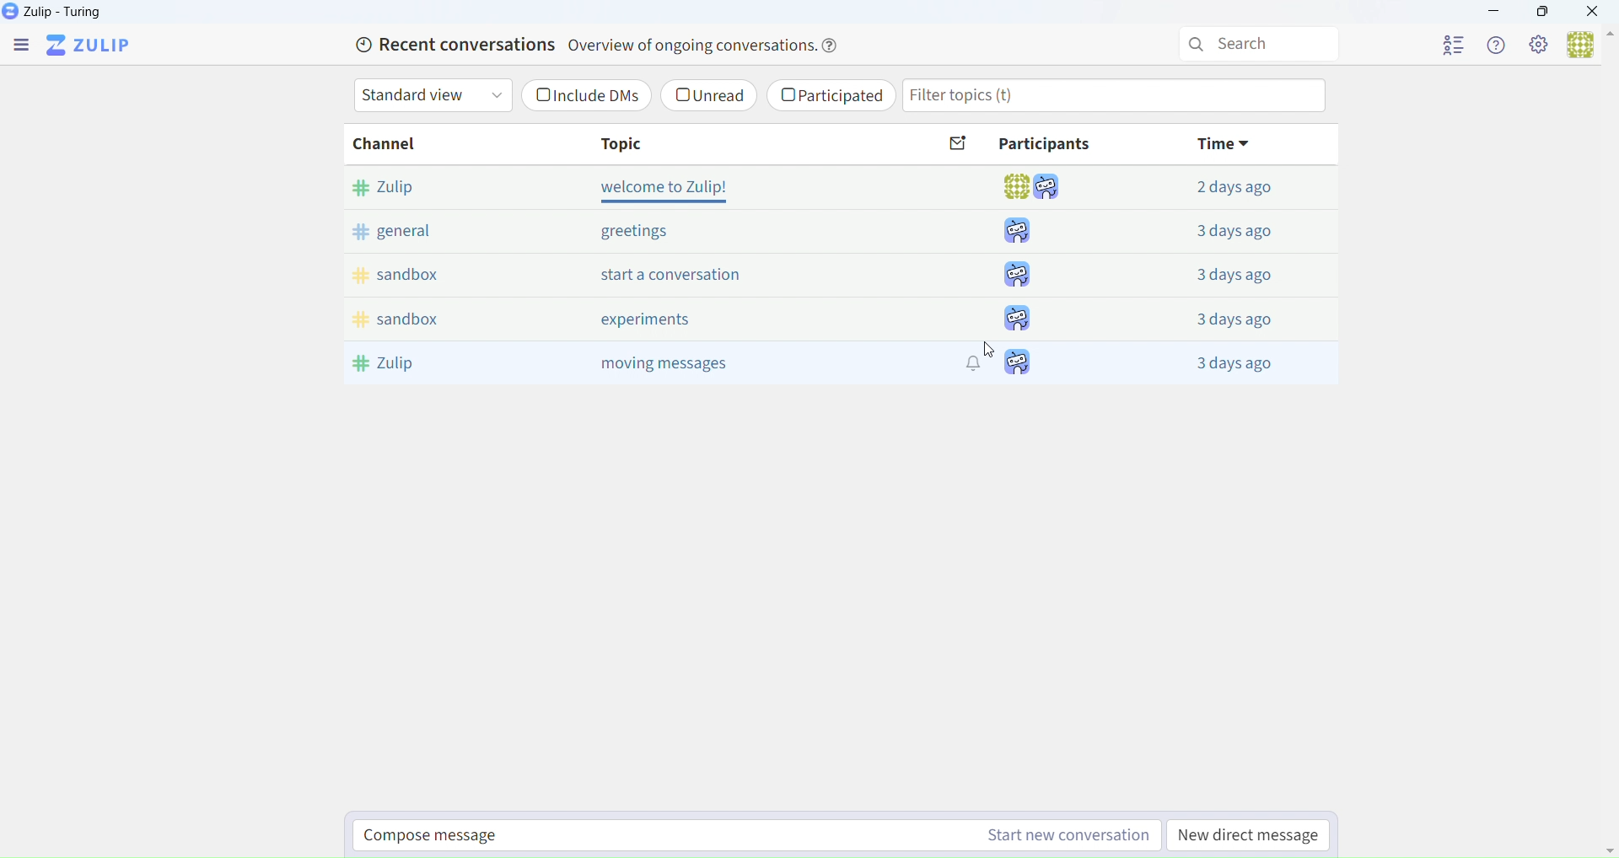  Describe the element at coordinates (1238, 189) in the screenshot. I see `2 days ago` at that location.